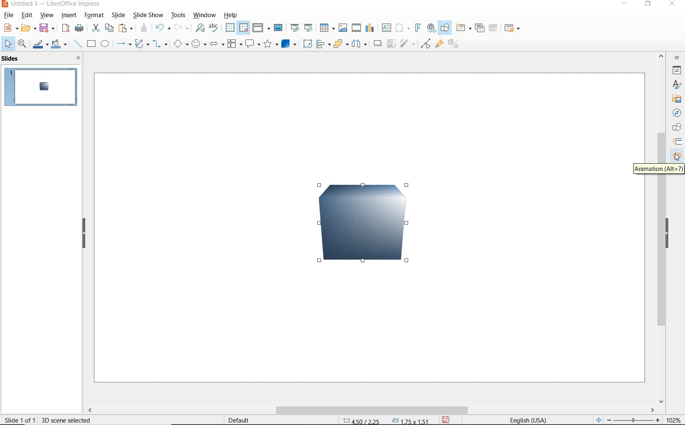  What do you see at coordinates (677, 158) in the screenshot?
I see `cursor` at bounding box center [677, 158].